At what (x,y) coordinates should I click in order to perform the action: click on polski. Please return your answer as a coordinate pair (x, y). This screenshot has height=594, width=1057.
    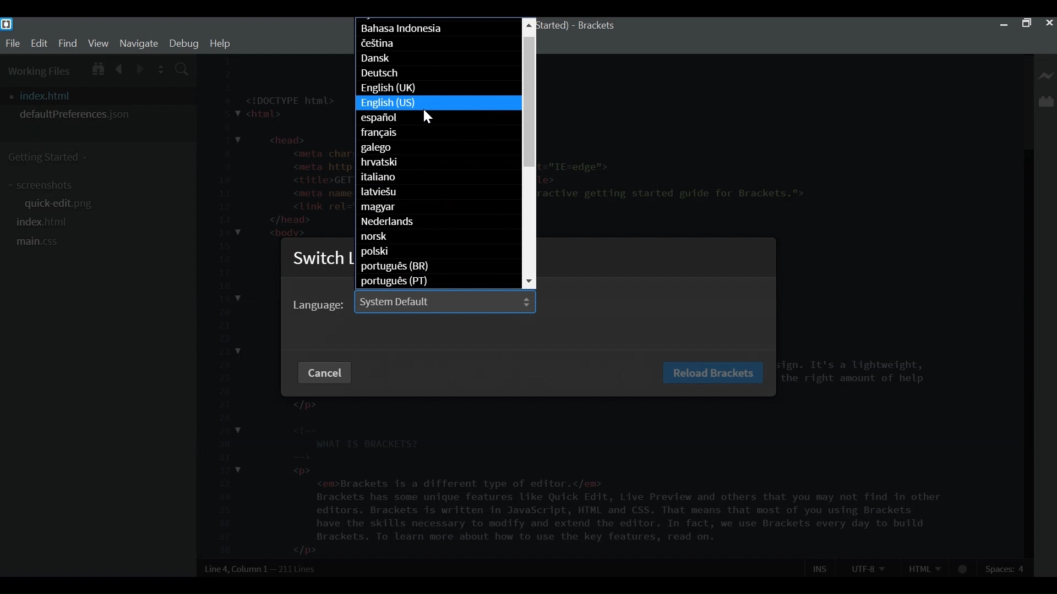
    Looking at the image, I should click on (438, 251).